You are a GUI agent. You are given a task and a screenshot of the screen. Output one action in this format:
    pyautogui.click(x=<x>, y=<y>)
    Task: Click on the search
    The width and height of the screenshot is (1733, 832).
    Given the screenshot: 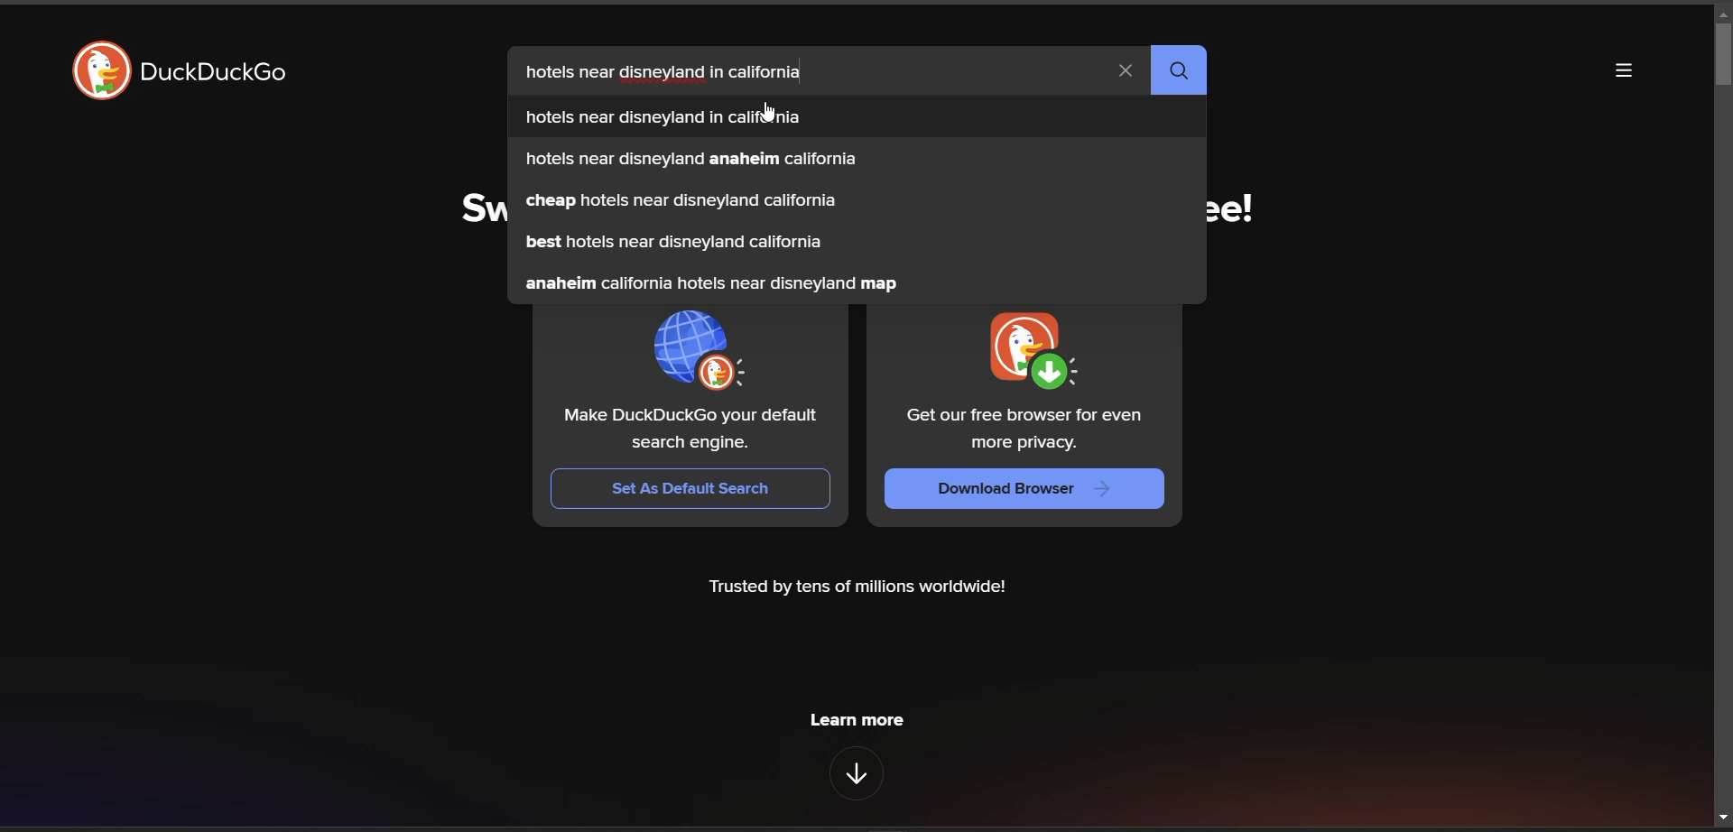 What is the action you would take?
    pyautogui.click(x=1179, y=70)
    